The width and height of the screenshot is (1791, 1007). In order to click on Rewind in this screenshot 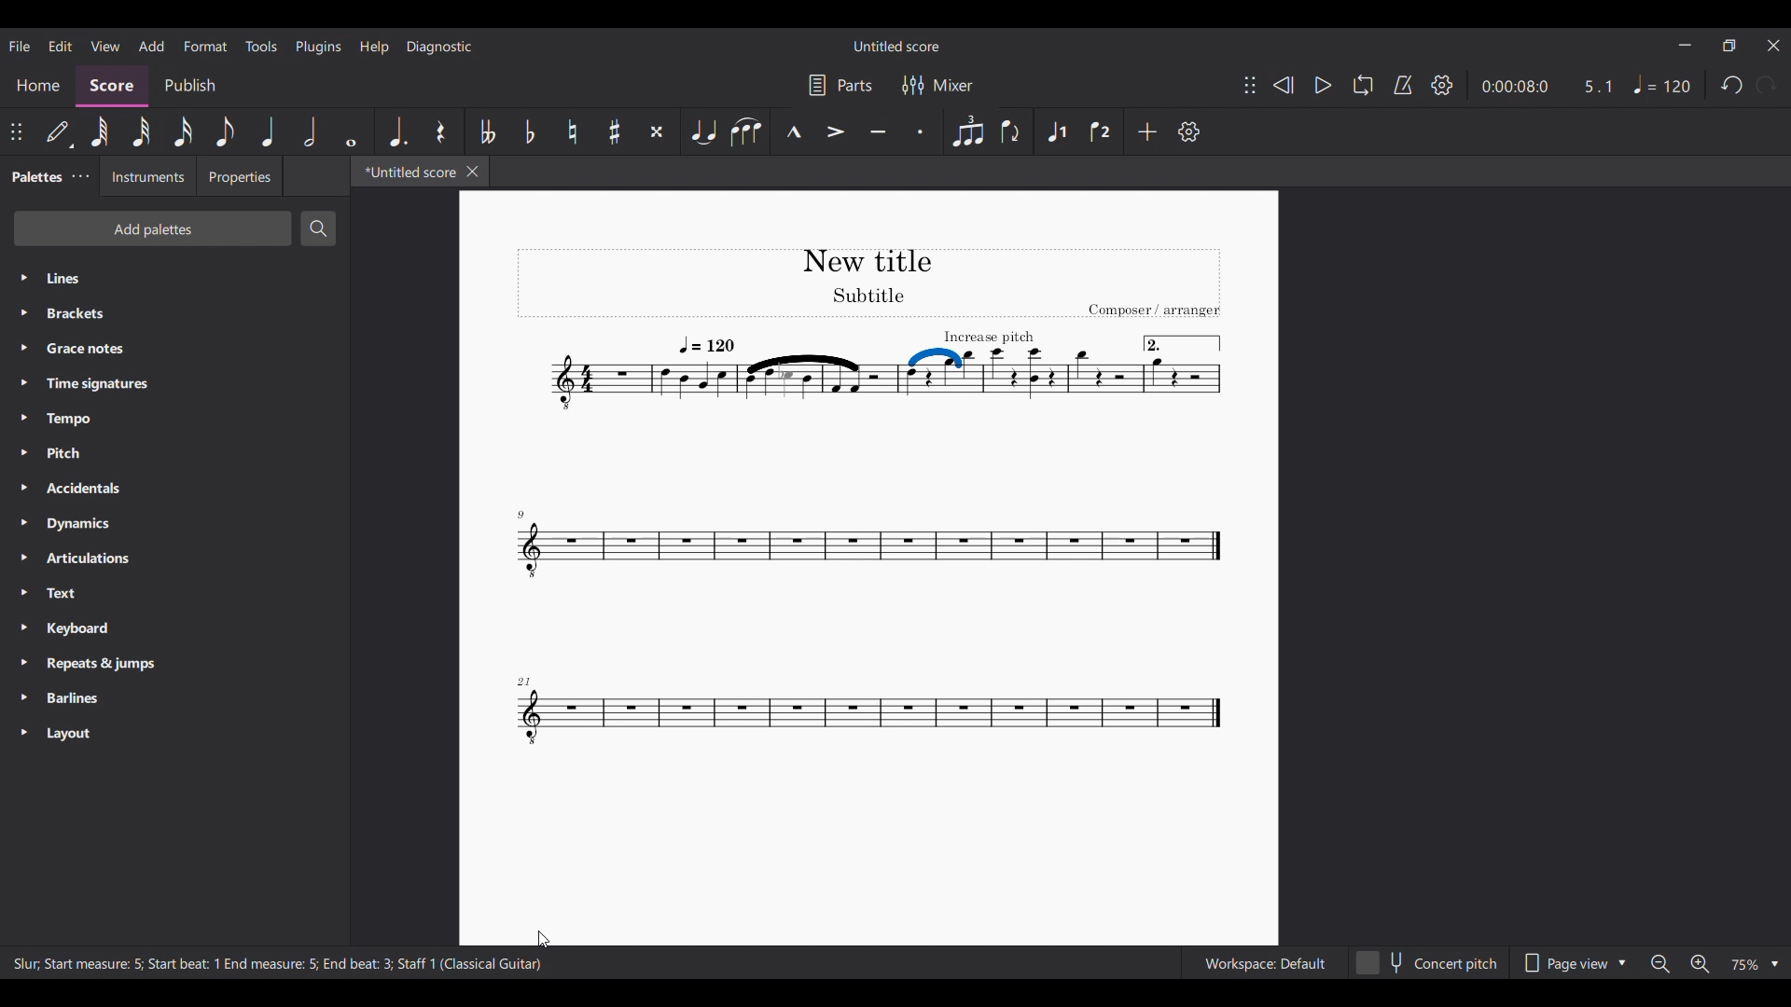, I will do `click(1283, 86)`.